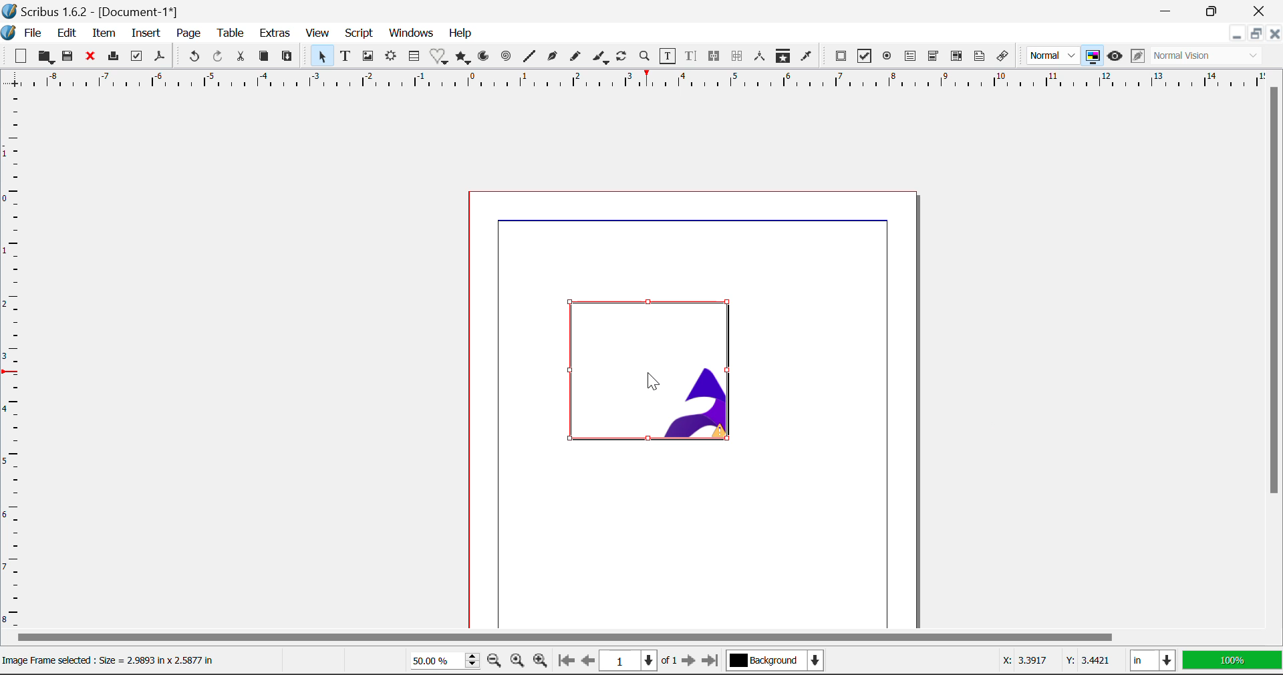  I want to click on Page Navigation, so click(633, 661).